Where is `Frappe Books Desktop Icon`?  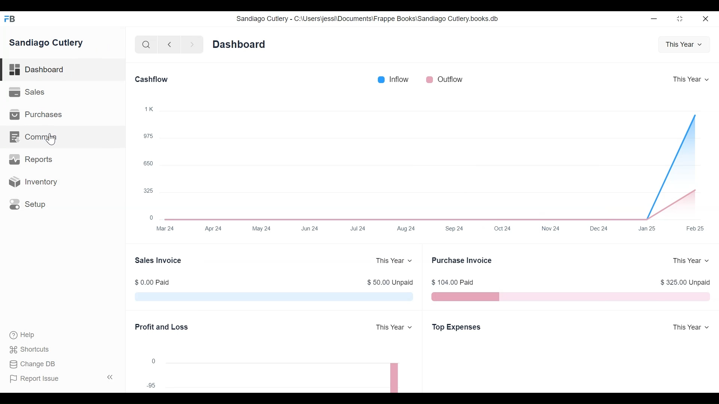
Frappe Books Desktop Icon is located at coordinates (10, 19).